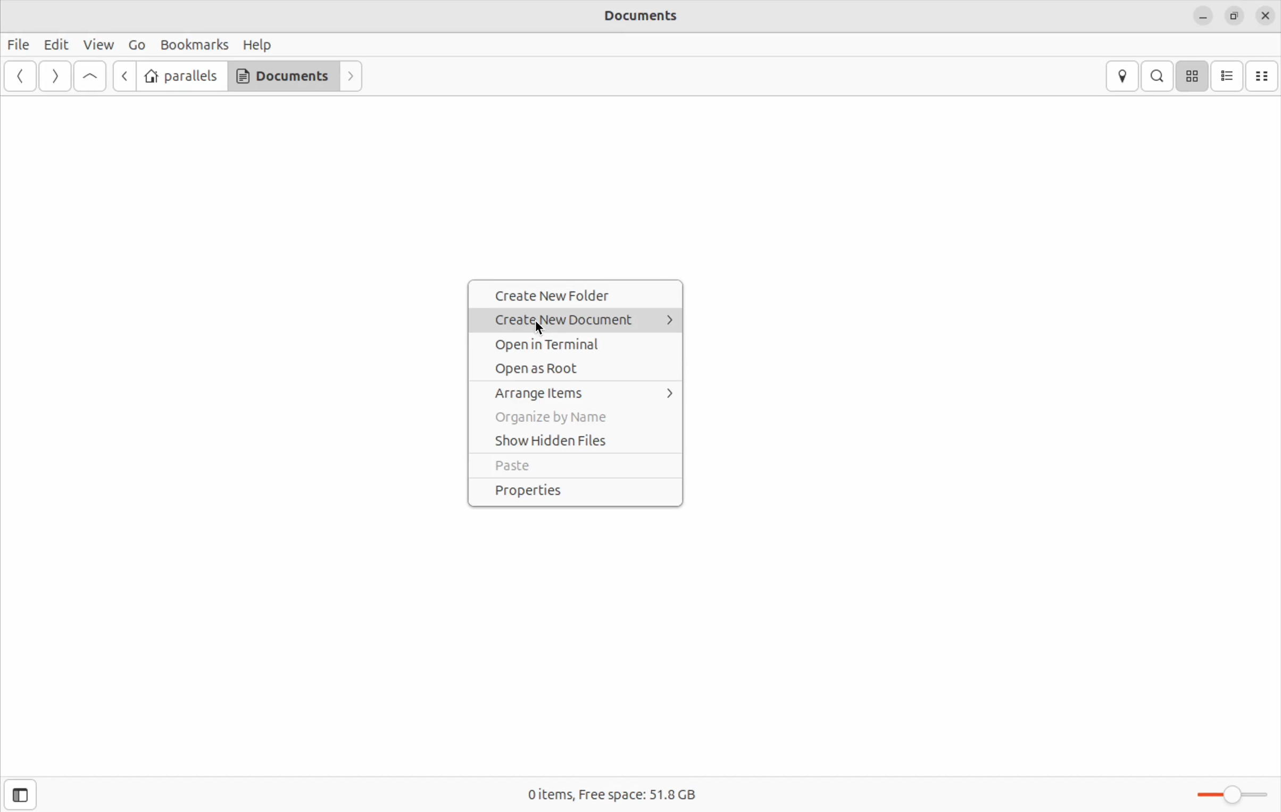  Describe the element at coordinates (581, 341) in the screenshot. I see `Open in Terminal` at that location.